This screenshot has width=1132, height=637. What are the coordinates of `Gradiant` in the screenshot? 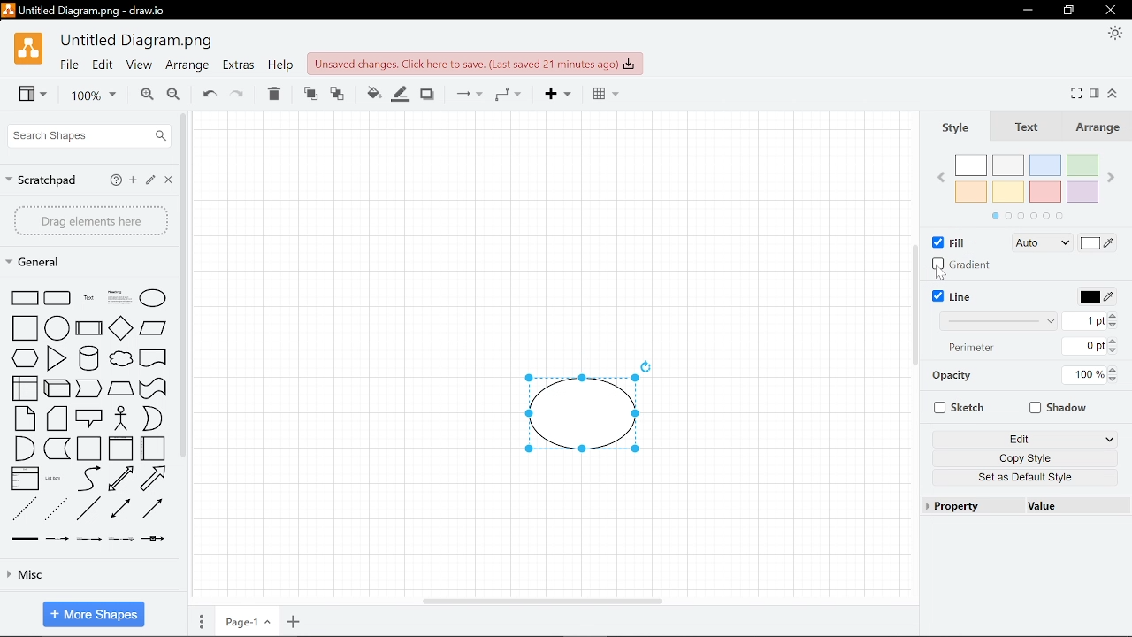 It's located at (960, 265).